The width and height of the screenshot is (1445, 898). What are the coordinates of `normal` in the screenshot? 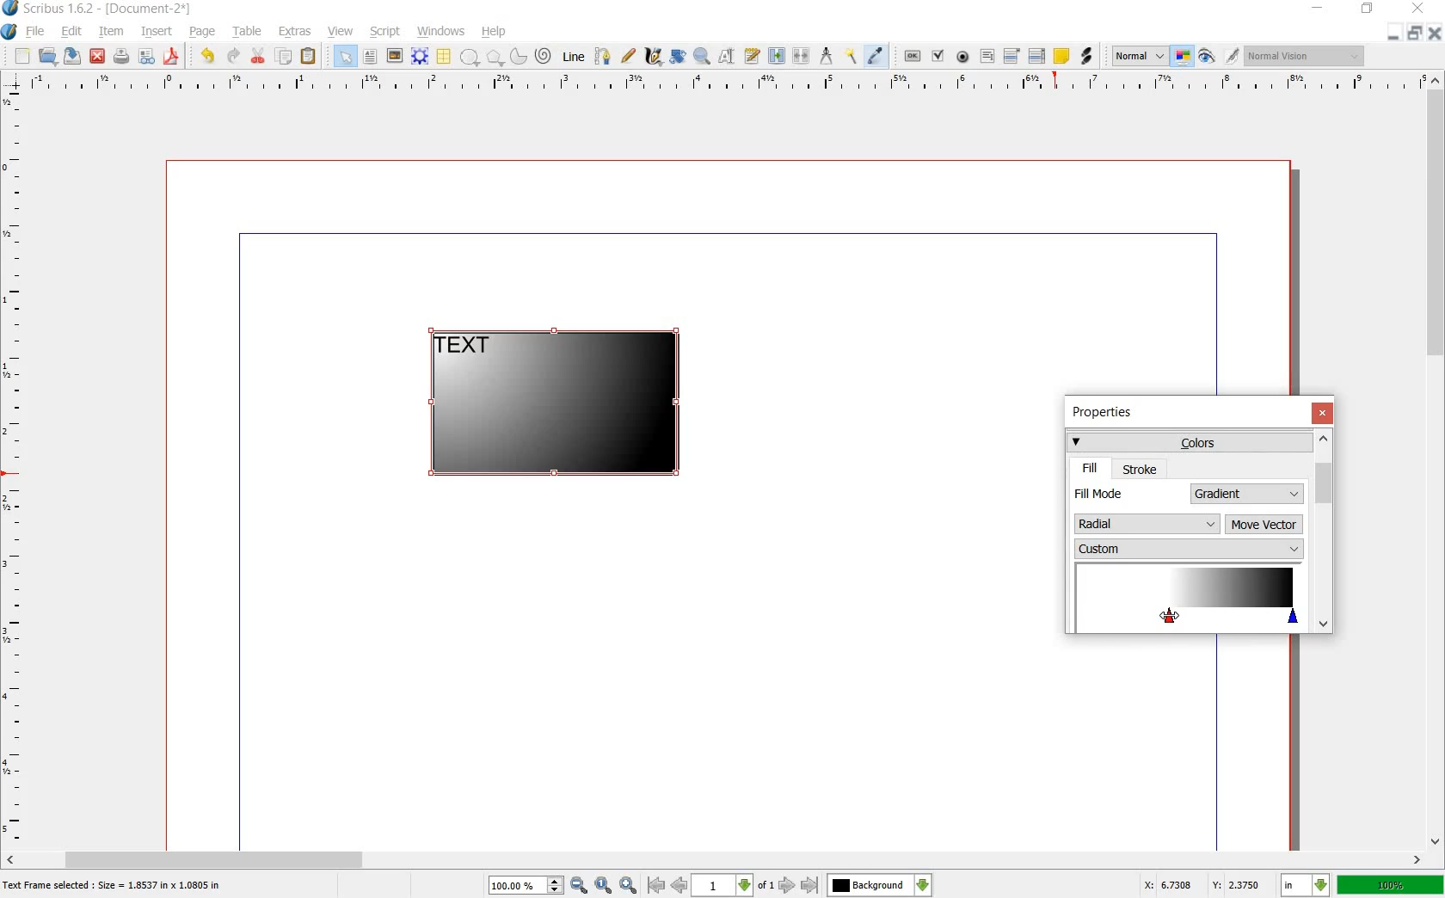 It's located at (1140, 57).